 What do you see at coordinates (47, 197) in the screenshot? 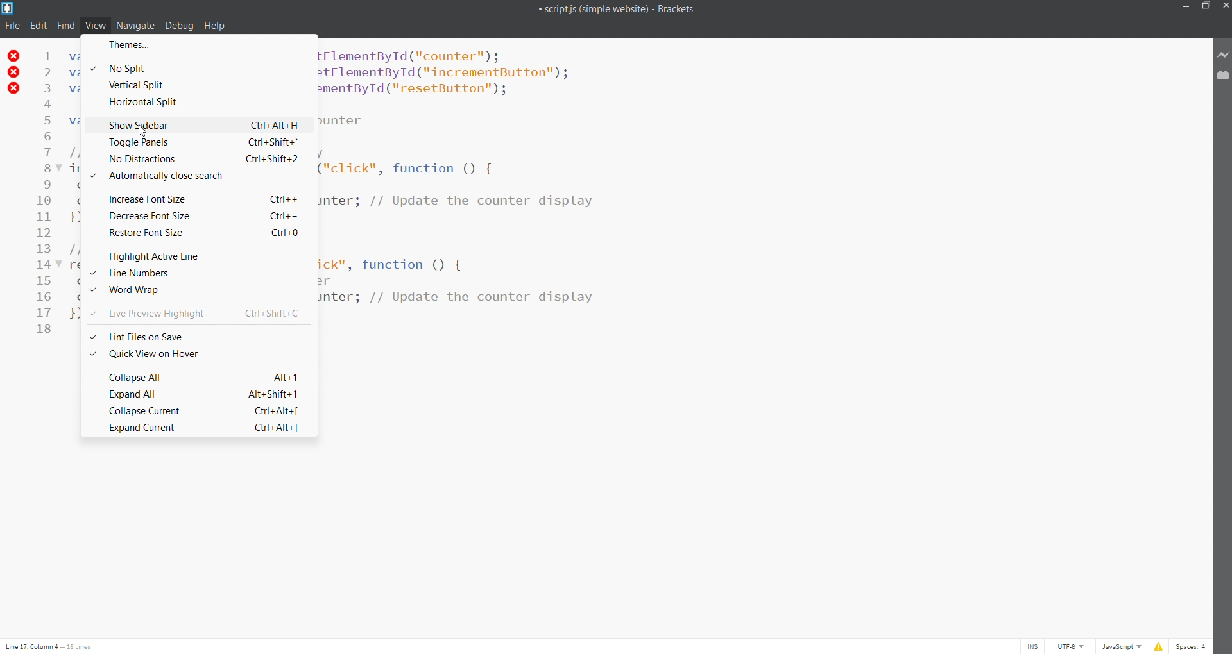
I see `line number` at bounding box center [47, 197].